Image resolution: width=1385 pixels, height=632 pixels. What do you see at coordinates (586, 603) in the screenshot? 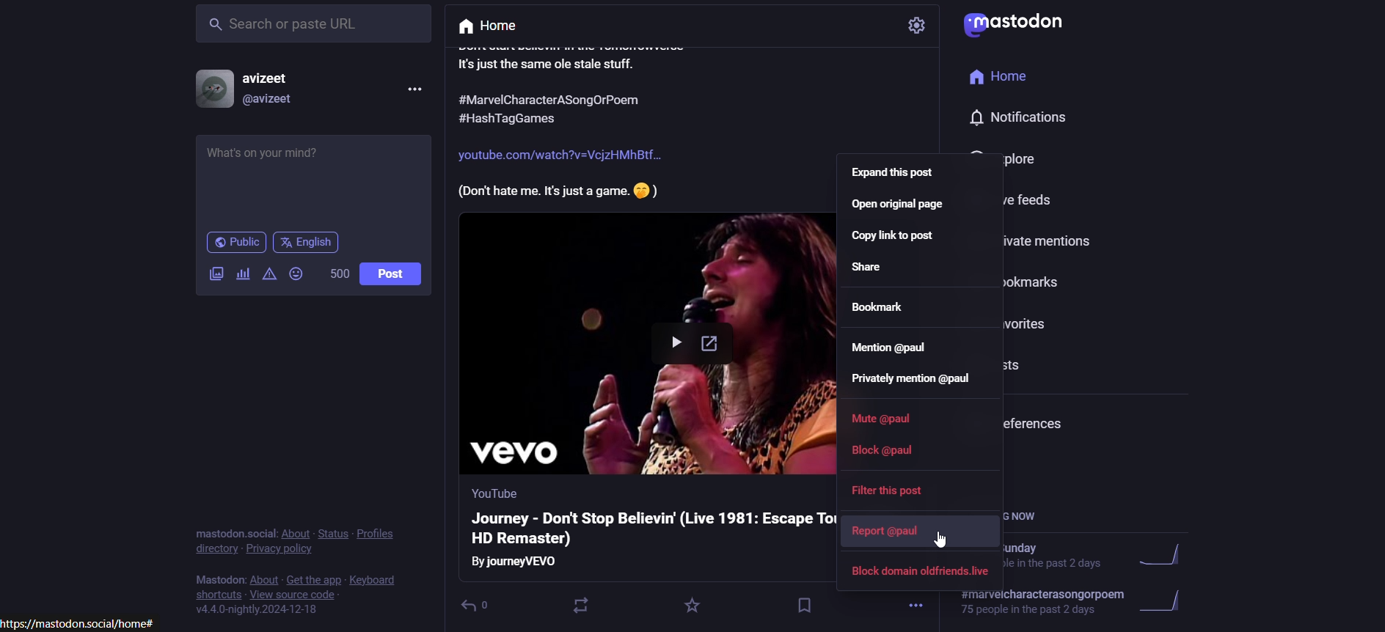
I see `boost` at bounding box center [586, 603].